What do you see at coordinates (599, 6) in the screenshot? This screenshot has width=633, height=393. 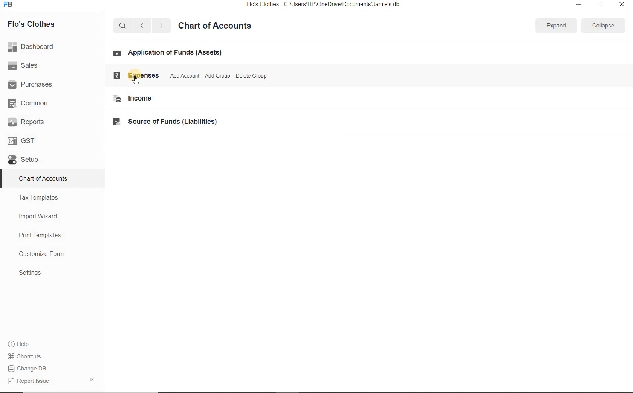 I see `restore down` at bounding box center [599, 6].